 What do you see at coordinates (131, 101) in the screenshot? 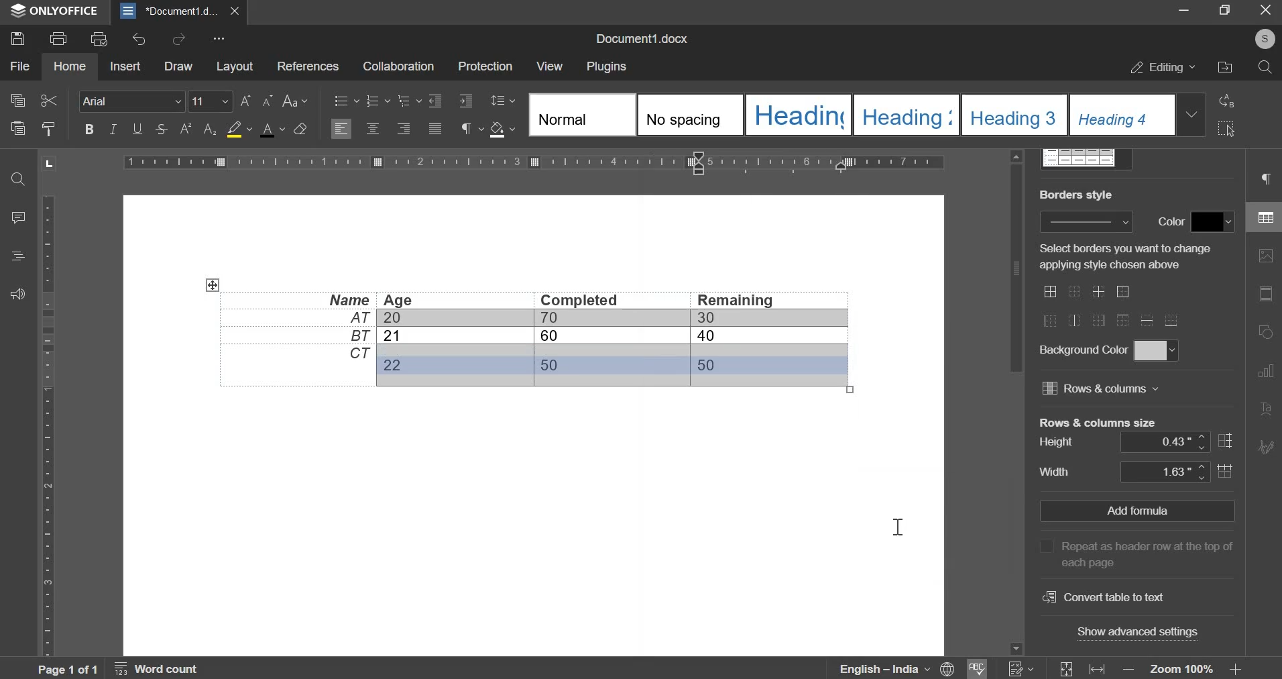
I see `font` at bounding box center [131, 101].